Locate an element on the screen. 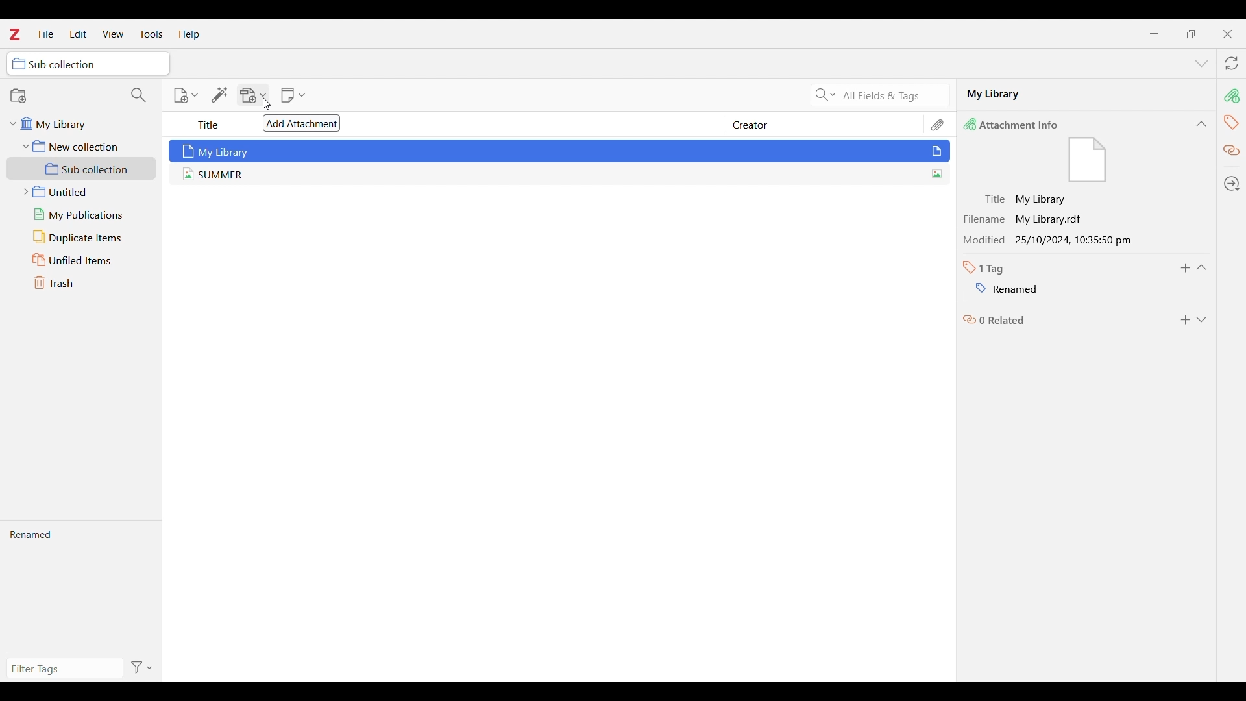  Tools menu is located at coordinates (151, 34).